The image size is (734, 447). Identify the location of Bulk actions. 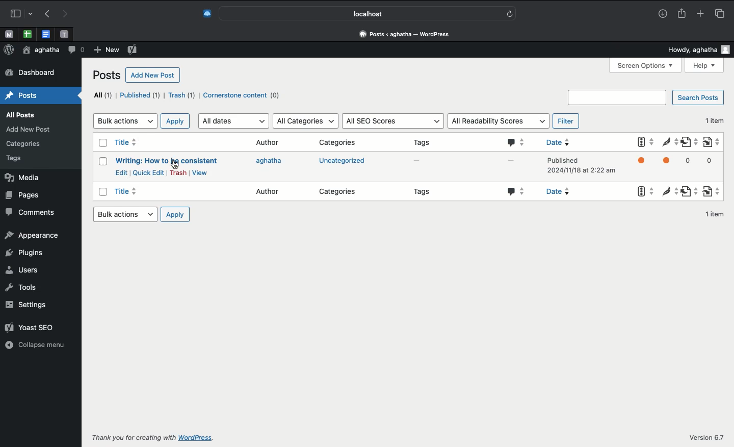
(127, 121).